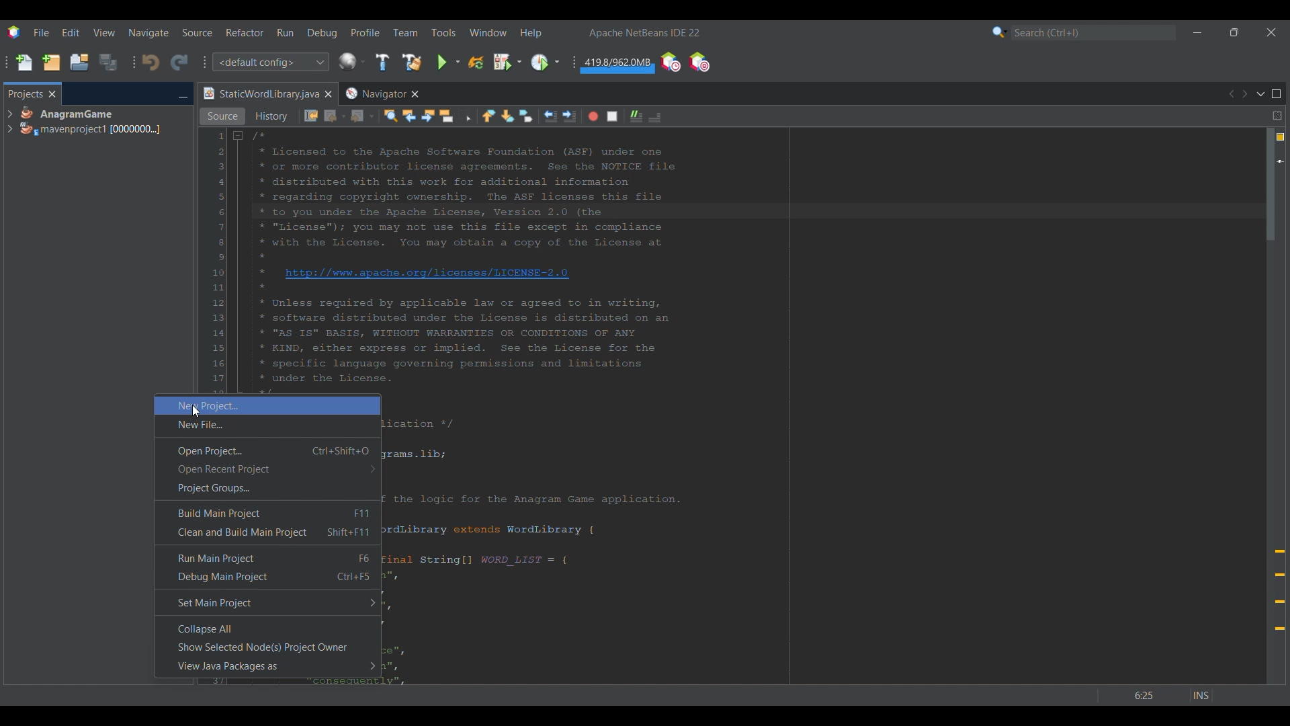 The width and height of the screenshot is (1290, 726). What do you see at coordinates (179, 62) in the screenshot?
I see `Redo` at bounding box center [179, 62].